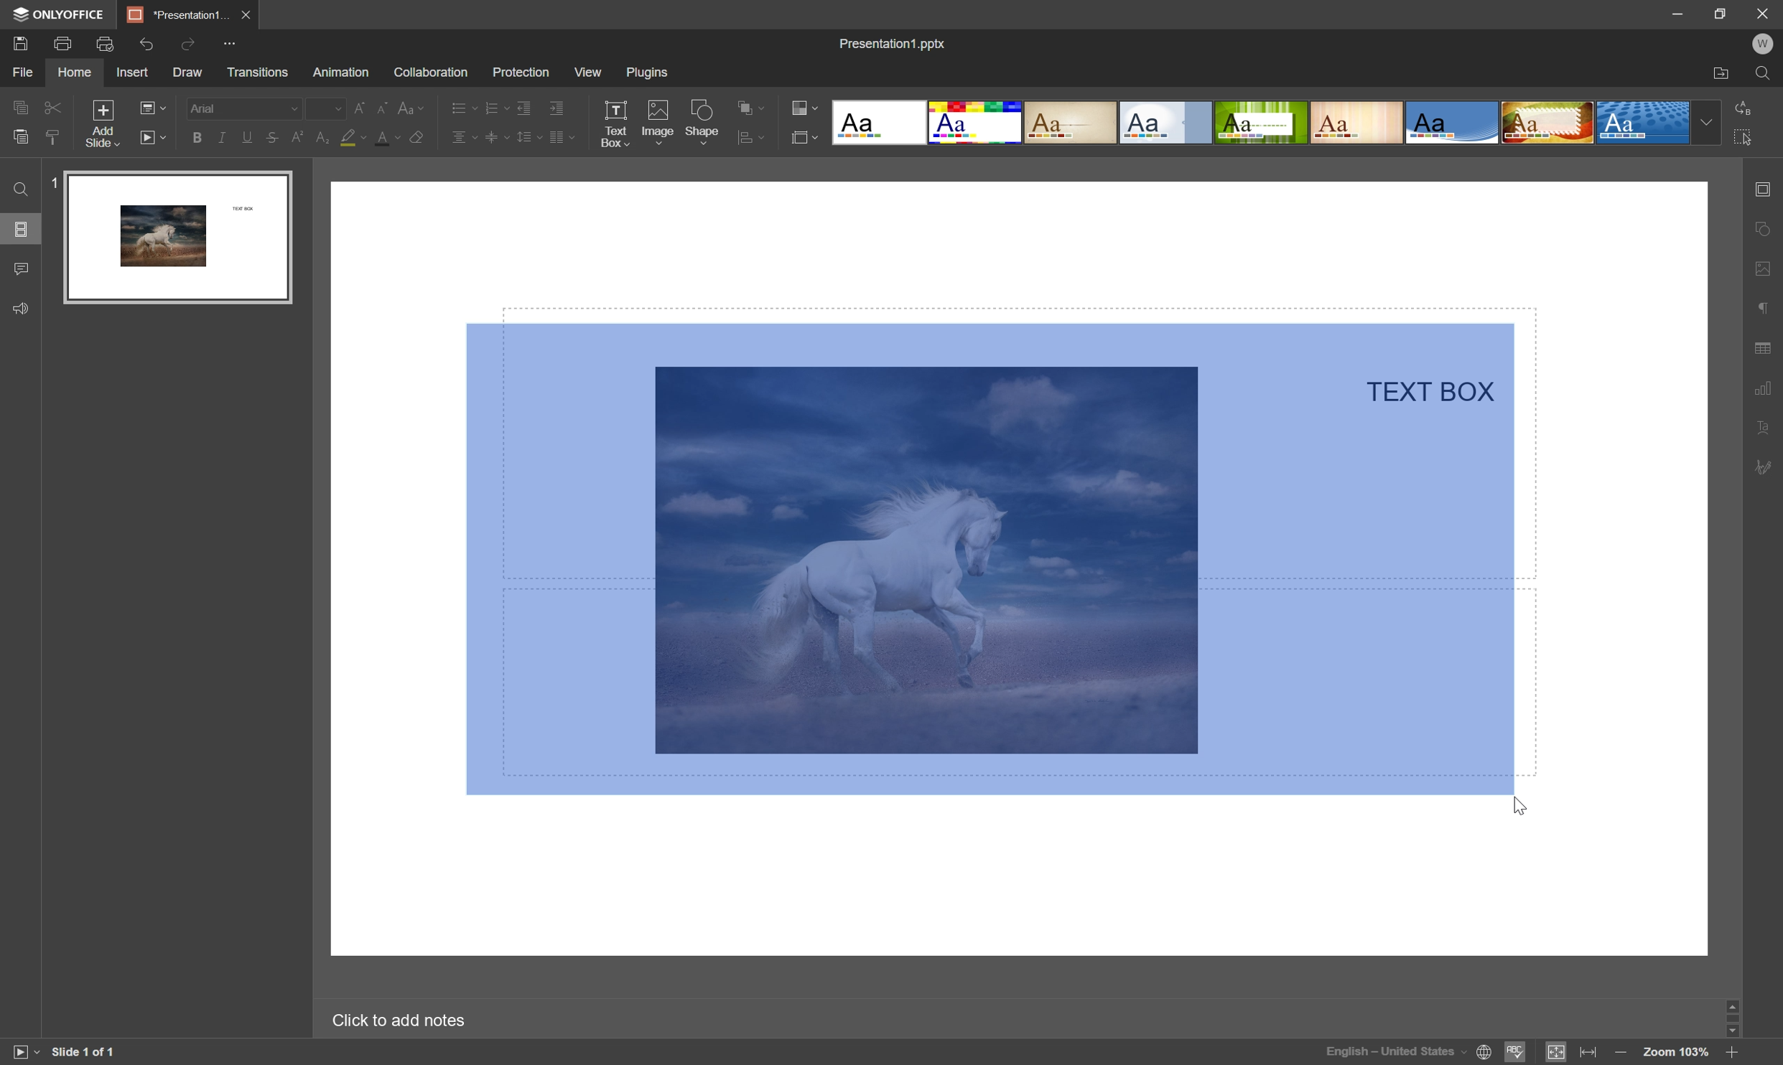 The height and width of the screenshot is (1065, 1783). Describe the element at coordinates (258, 72) in the screenshot. I see `transitions` at that location.